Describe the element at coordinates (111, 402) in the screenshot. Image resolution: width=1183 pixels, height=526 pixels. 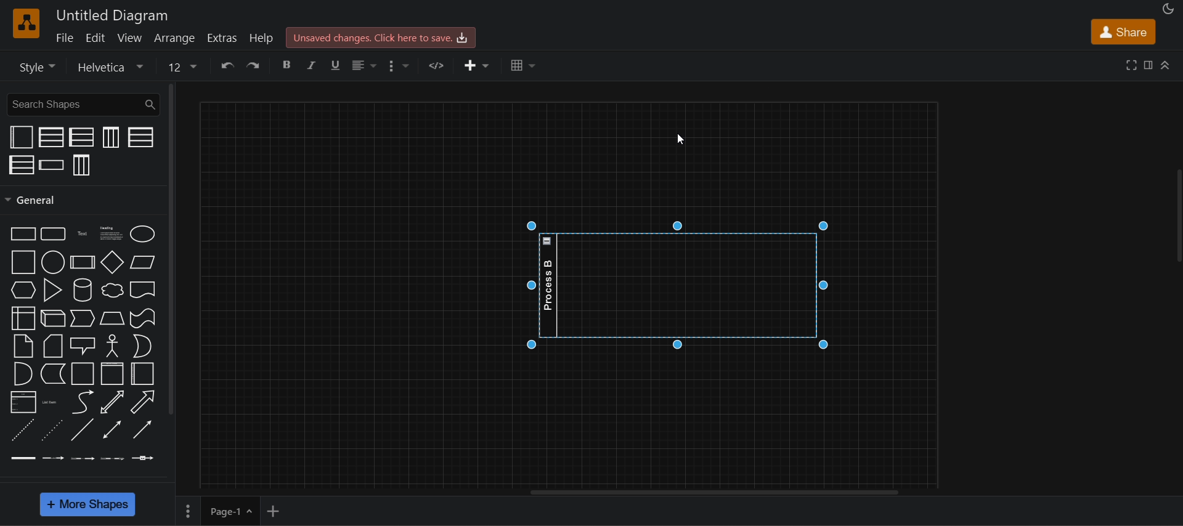
I see `bidirectional arrow` at that location.